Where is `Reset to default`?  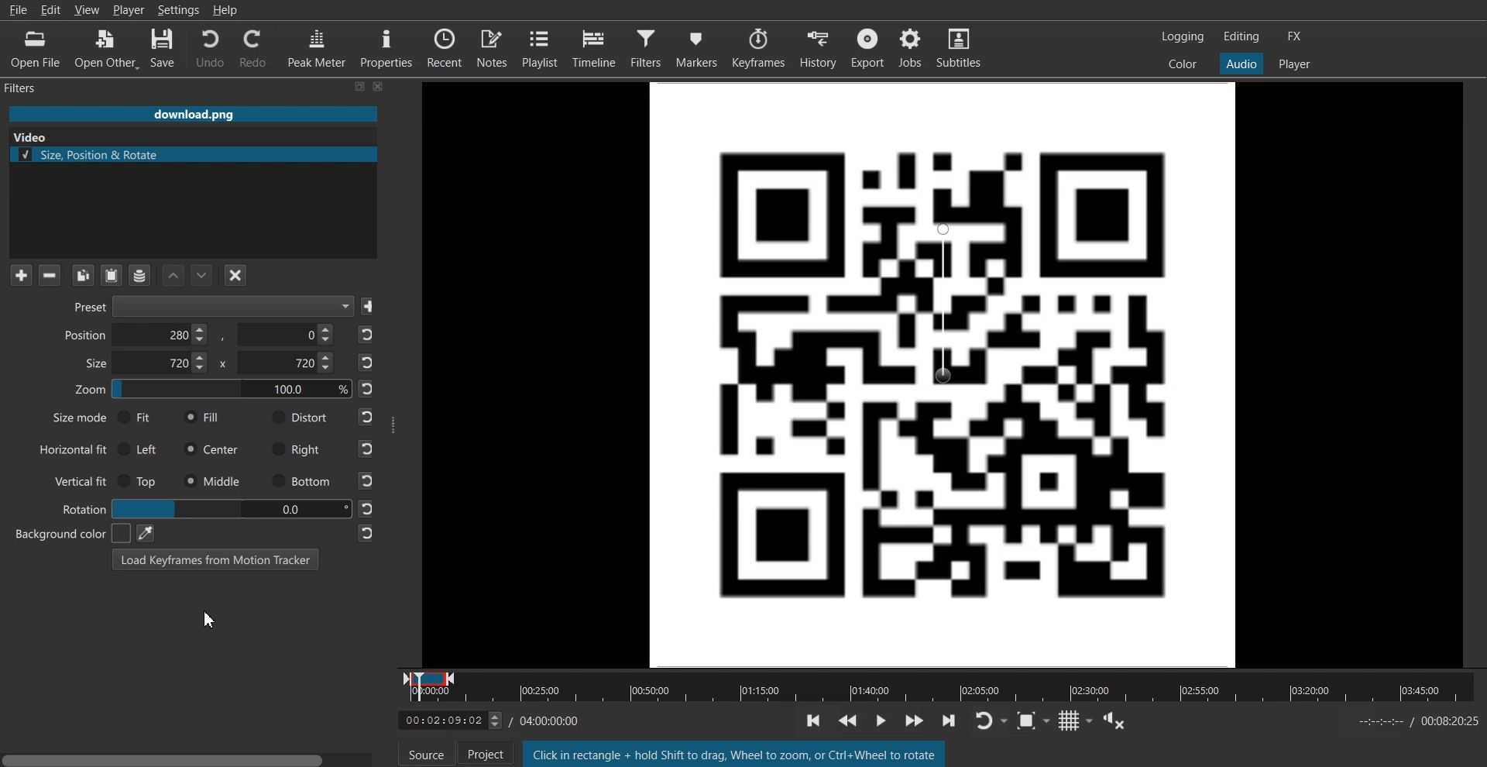 Reset to default is located at coordinates (367, 434).